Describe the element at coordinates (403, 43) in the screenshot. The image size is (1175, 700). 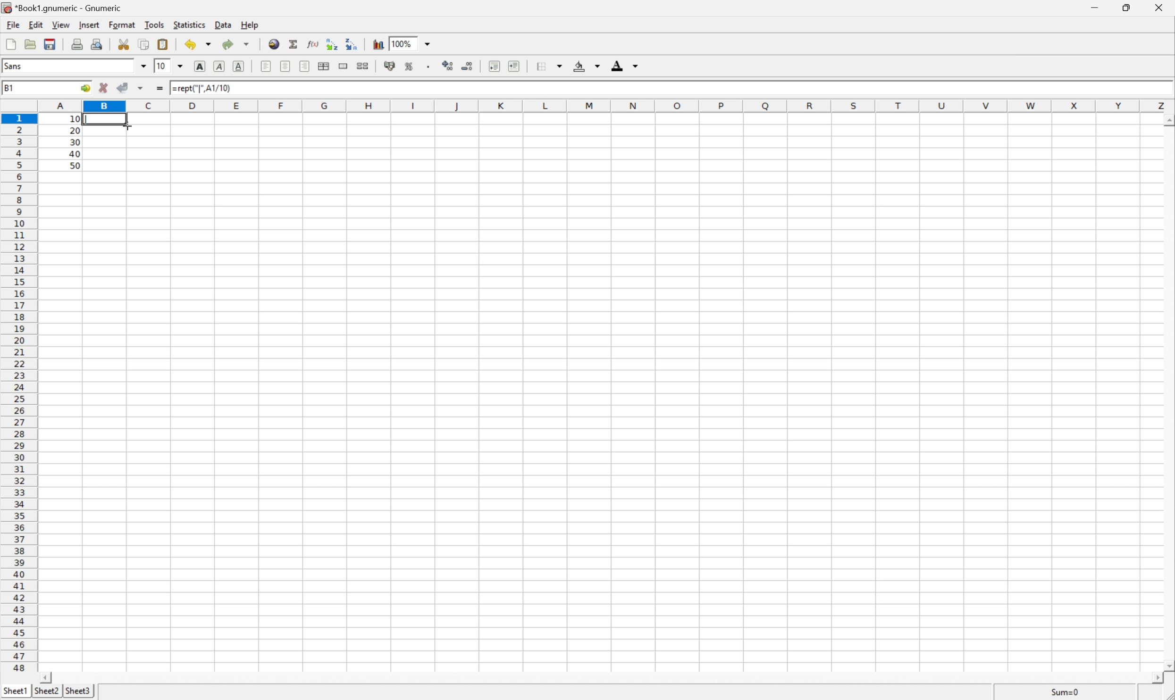
I see `100%` at that location.